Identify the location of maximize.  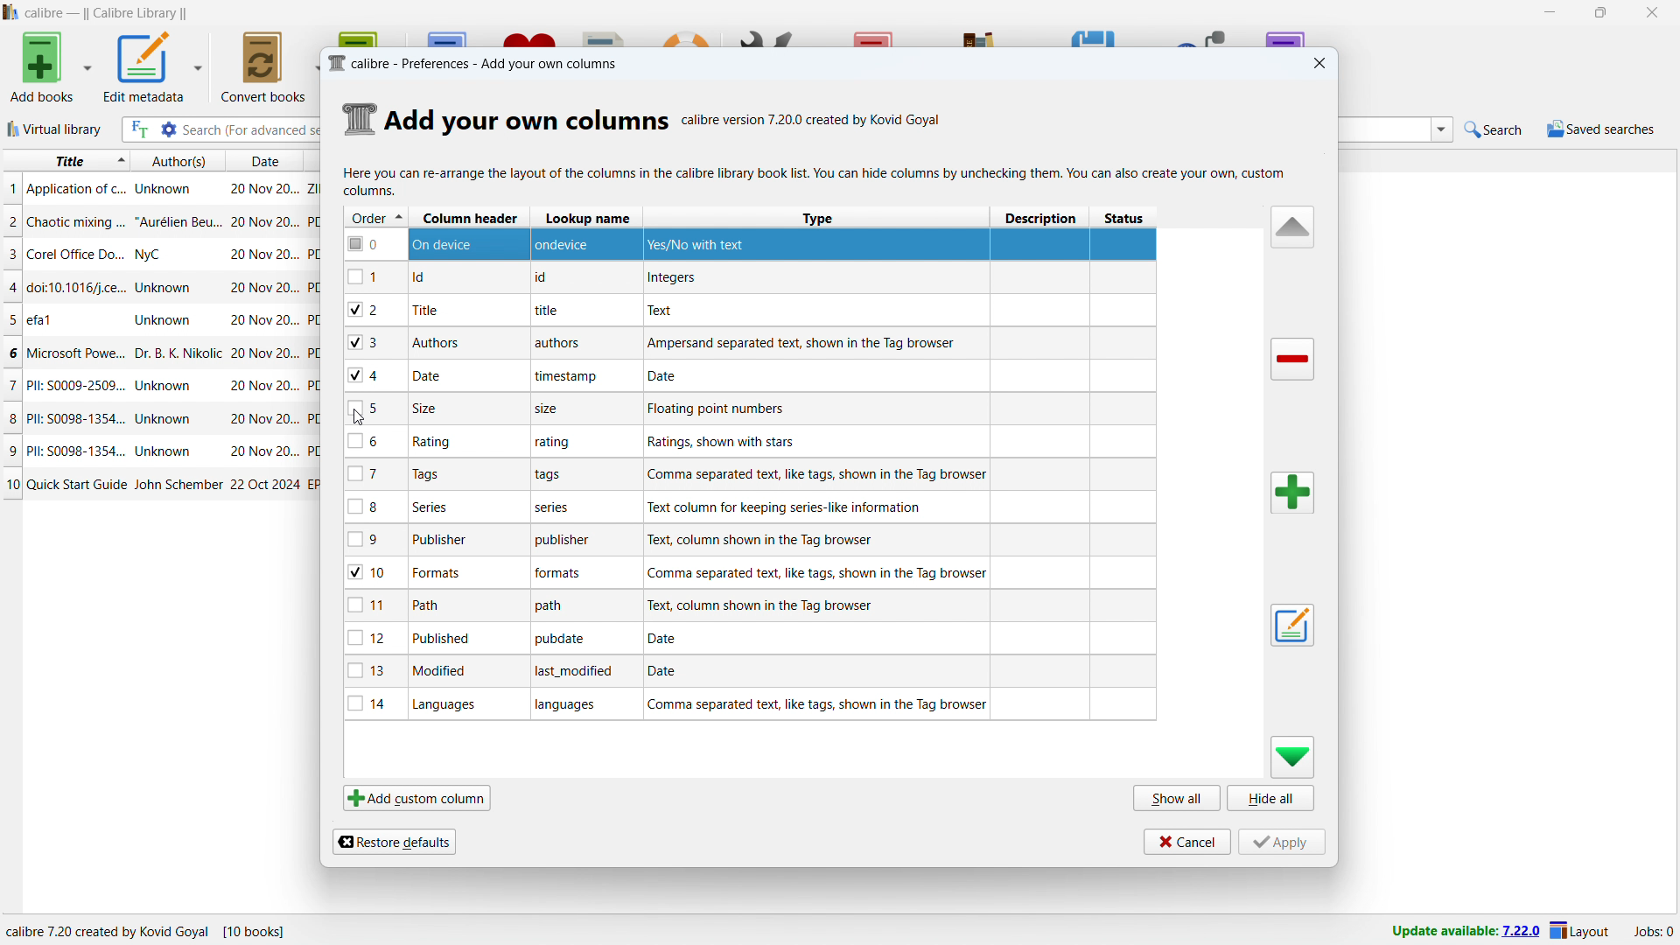
(1599, 13).